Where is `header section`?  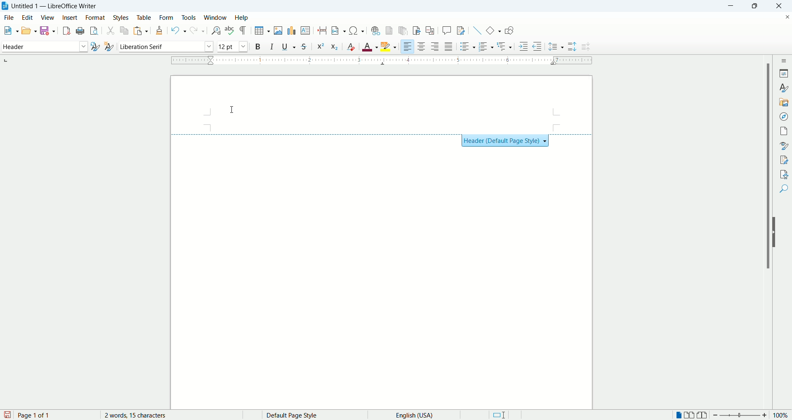 header section is located at coordinates (377, 119).